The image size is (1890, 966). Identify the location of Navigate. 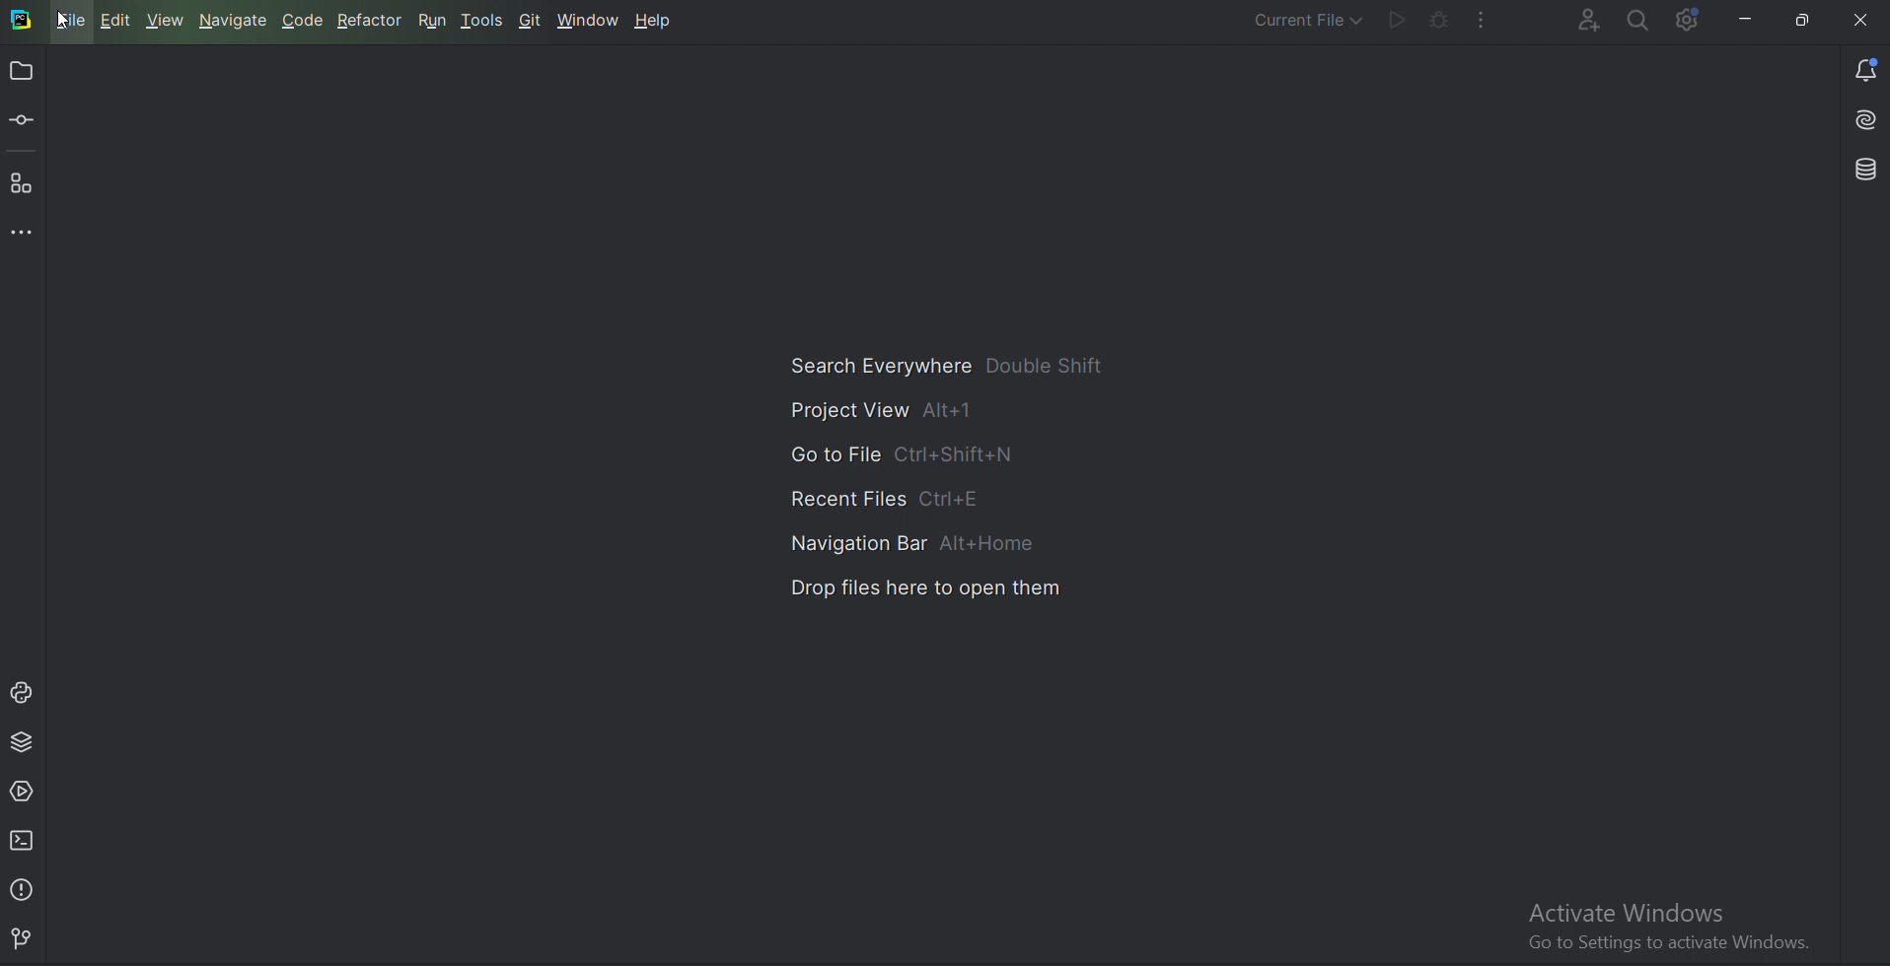
(235, 20).